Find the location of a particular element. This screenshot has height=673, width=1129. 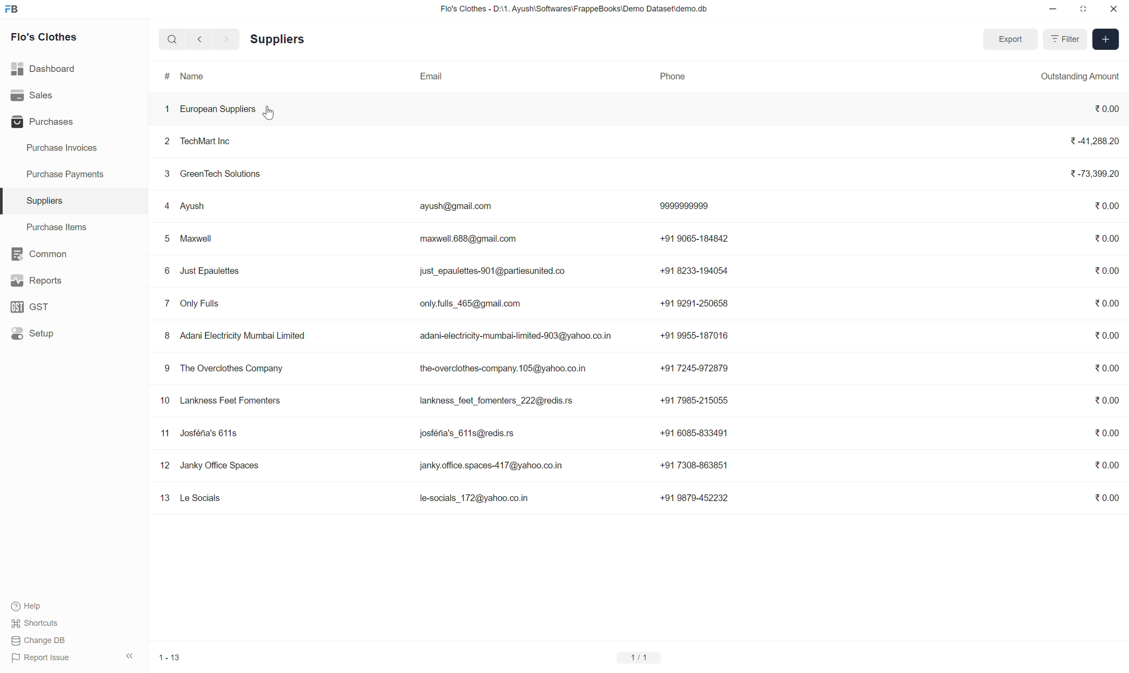

cursor is located at coordinates (270, 112).